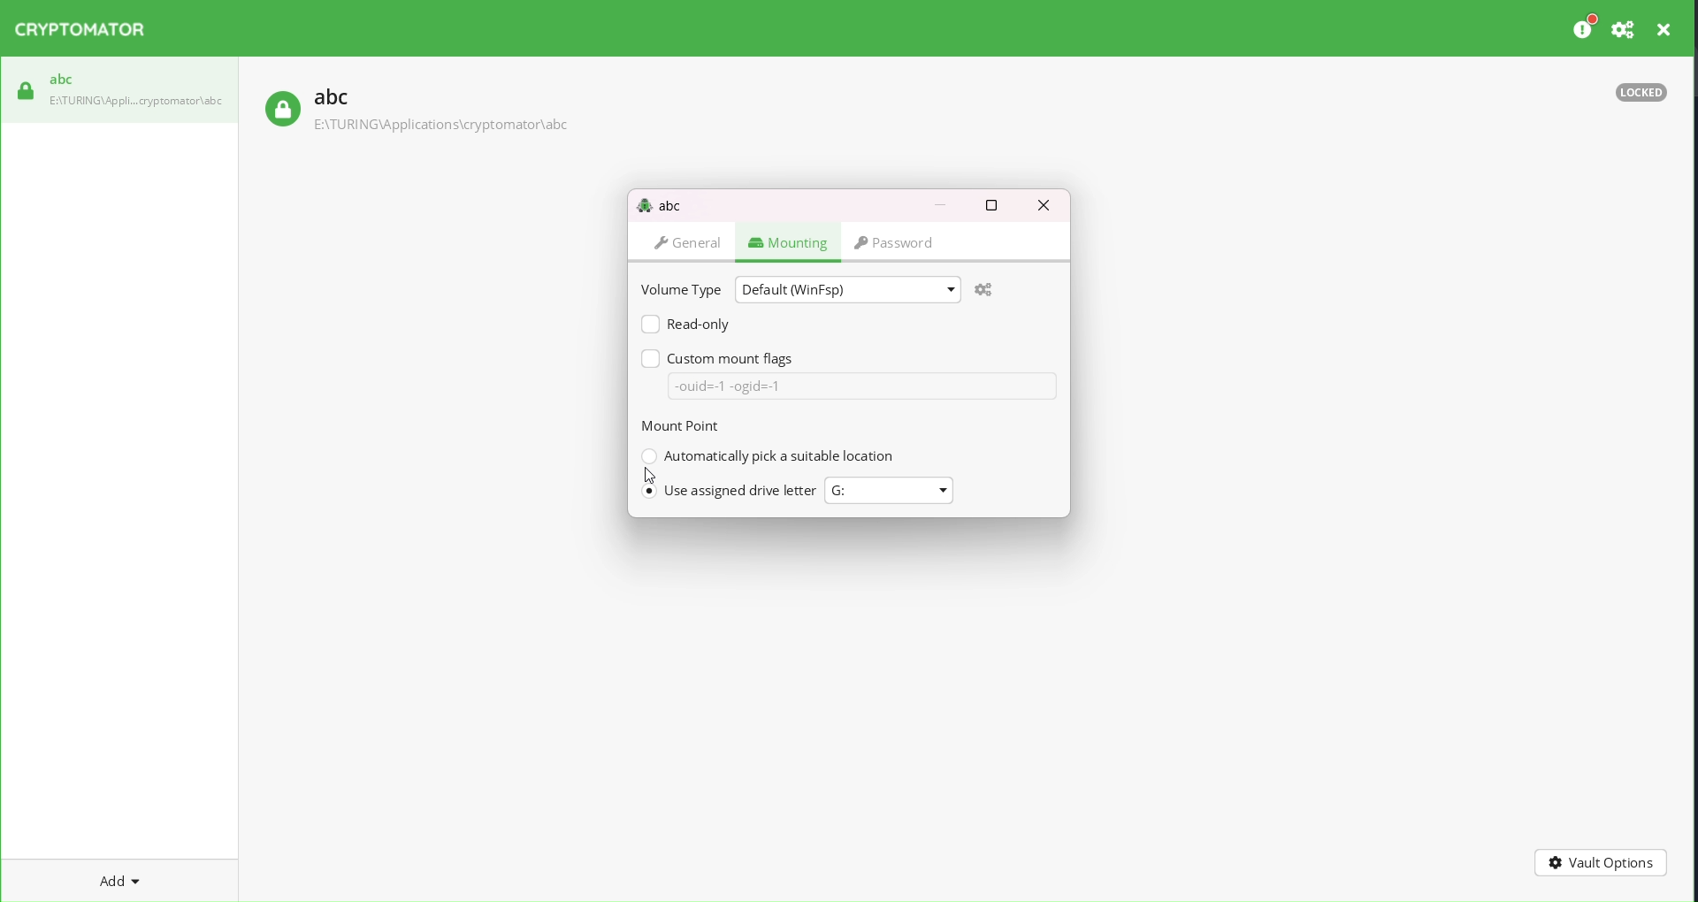 The width and height of the screenshot is (1698, 902). Describe the element at coordinates (679, 289) in the screenshot. I see `volume type` at that location.